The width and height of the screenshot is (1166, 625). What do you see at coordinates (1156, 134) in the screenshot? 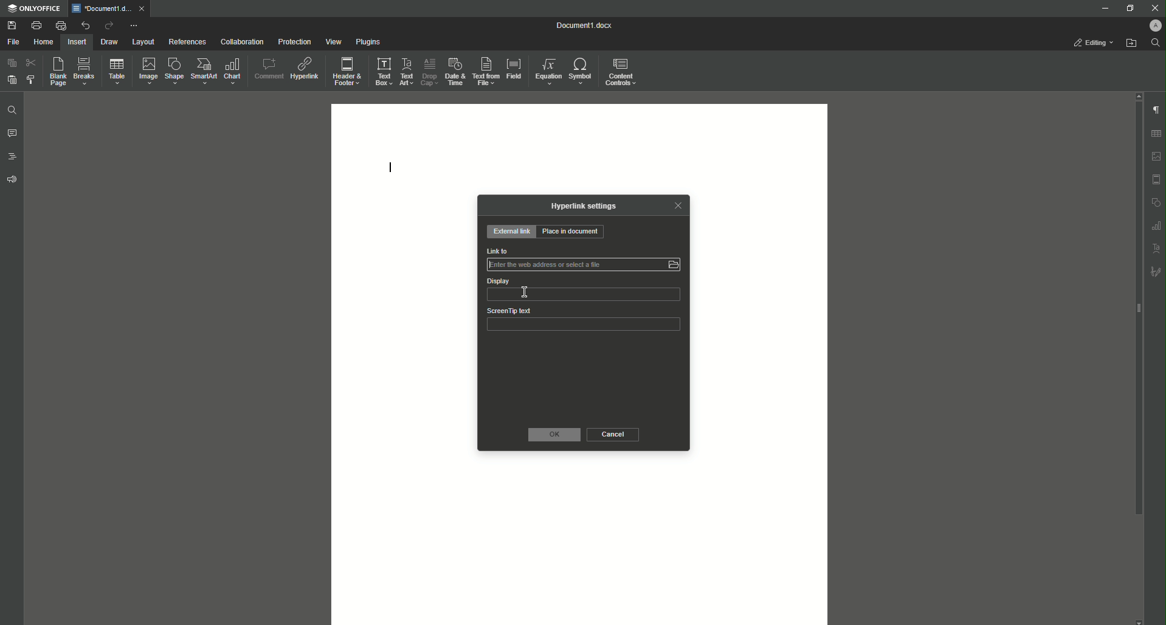
I see `Table settings` at bounding box center [1156, 134].